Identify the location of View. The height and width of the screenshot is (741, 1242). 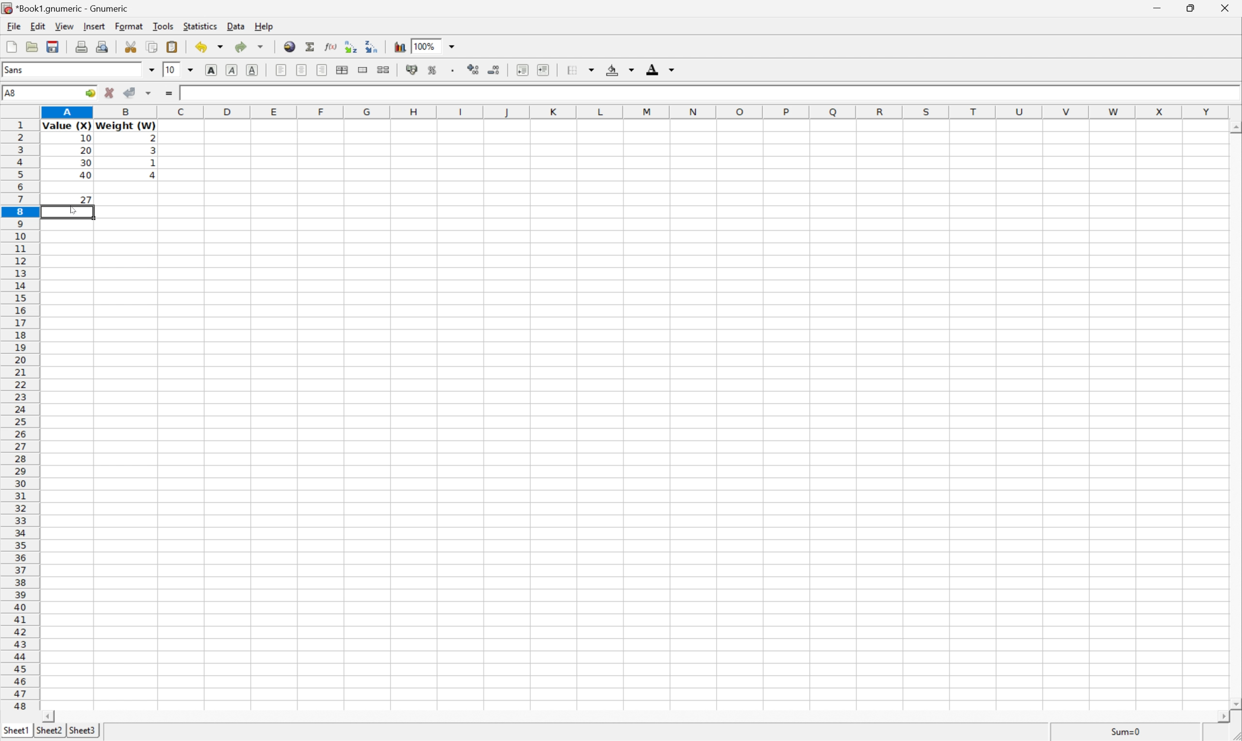
(66, 26).